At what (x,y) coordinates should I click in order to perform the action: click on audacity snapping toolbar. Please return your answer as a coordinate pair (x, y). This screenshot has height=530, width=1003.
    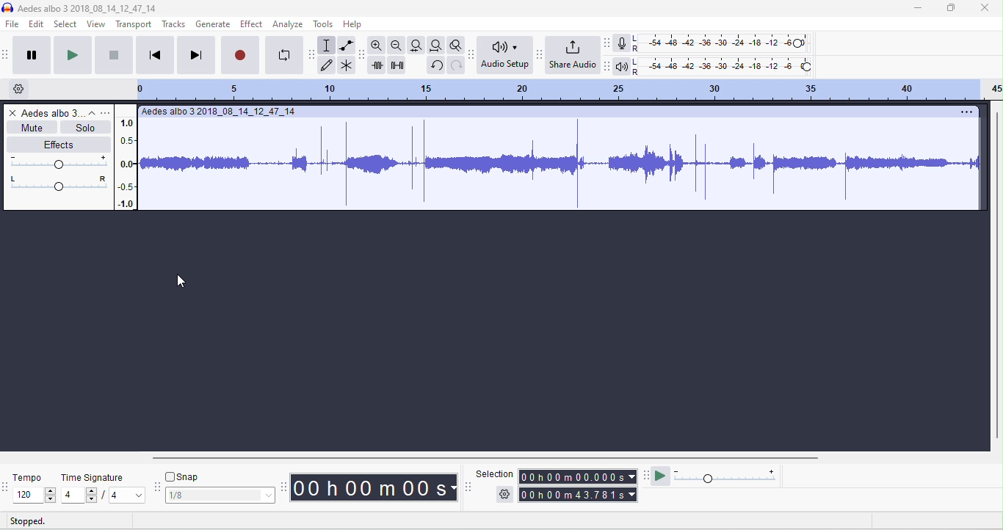
    Looking at the image, I should click on (158, 487).